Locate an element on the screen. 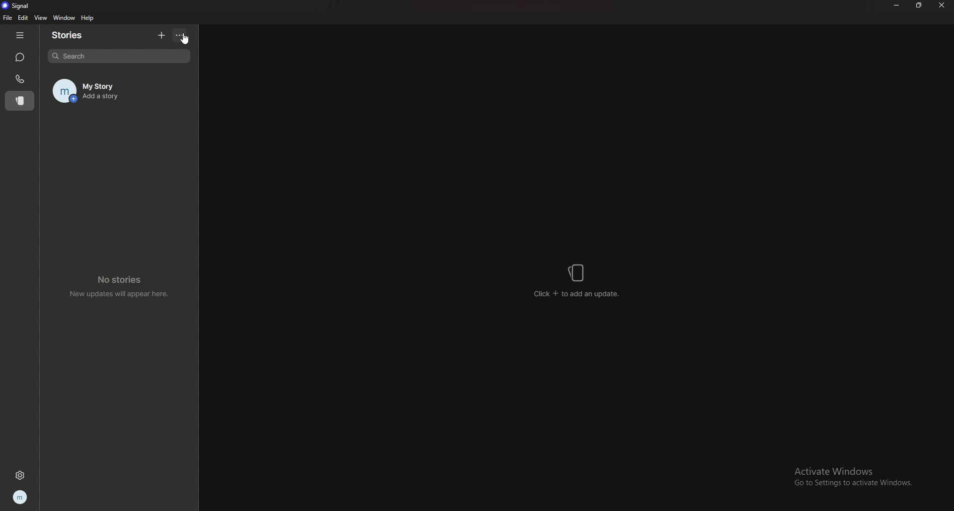  Activate Windows is located at coordinates (845, 469).